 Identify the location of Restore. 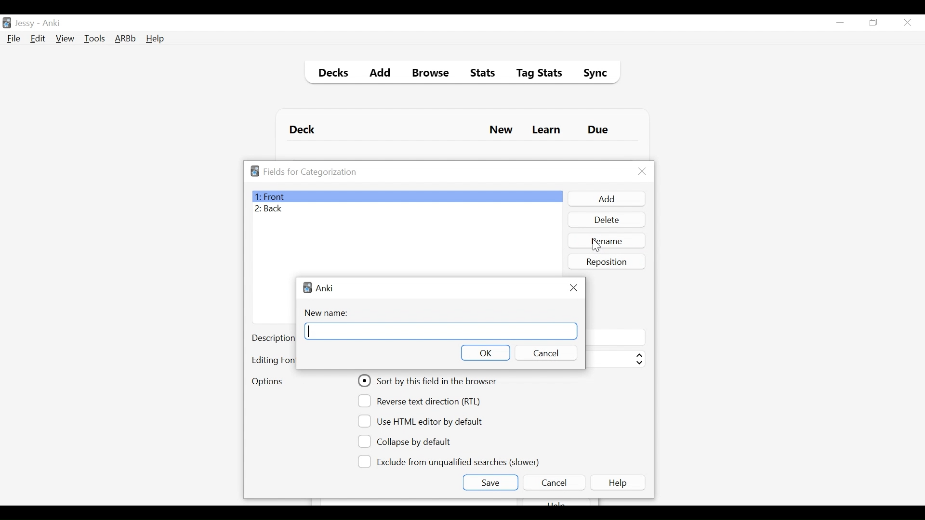
(874, 23).